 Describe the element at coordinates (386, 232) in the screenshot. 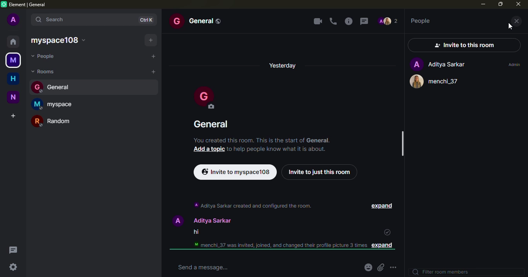

I see `seen` at that location.